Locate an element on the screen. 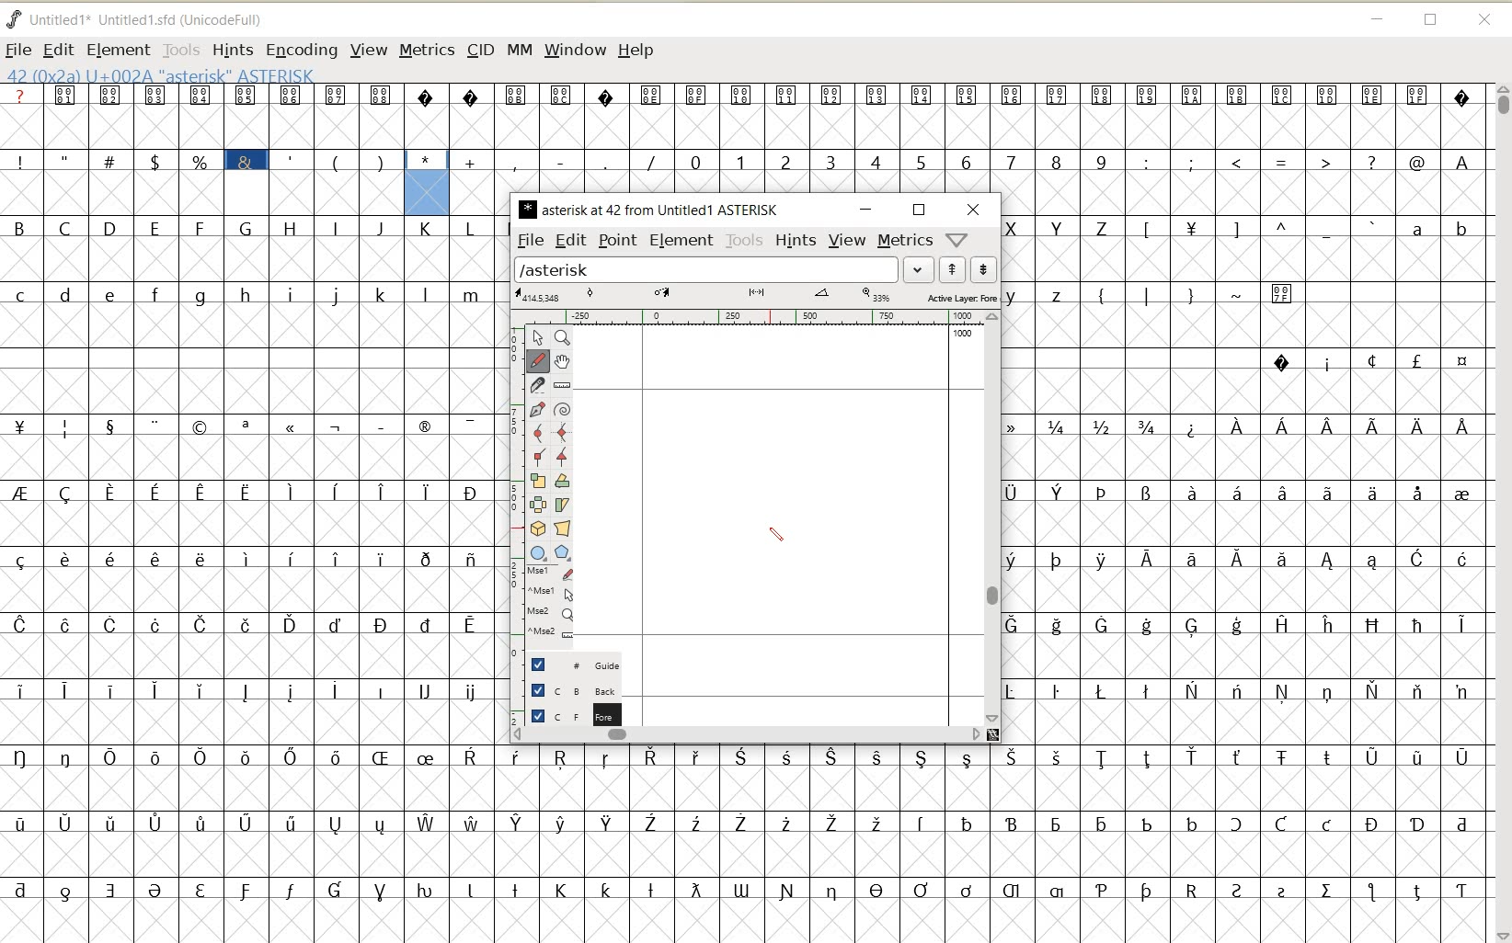 Image resolution: width=1512 pixels, height=943 pixels. EXPAND is located at coordinates (919, 269).